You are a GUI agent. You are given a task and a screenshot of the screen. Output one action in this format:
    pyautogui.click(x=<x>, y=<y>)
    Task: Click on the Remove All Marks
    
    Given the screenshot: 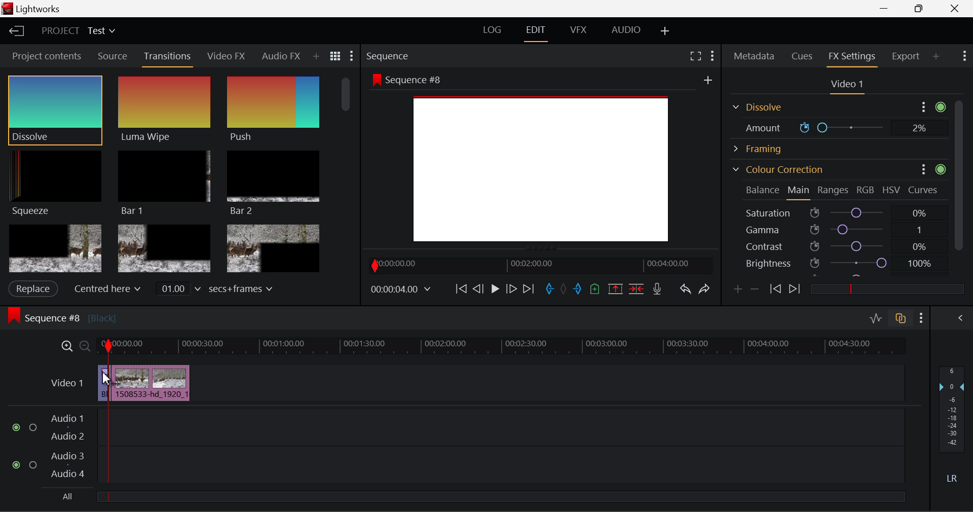 What is the action you would take?
    pyautogui.click(x=565, y=290)
    